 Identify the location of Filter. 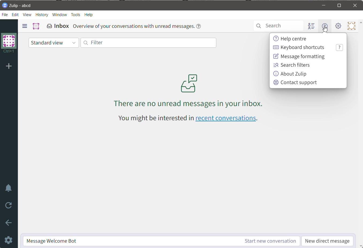
(149, 43).